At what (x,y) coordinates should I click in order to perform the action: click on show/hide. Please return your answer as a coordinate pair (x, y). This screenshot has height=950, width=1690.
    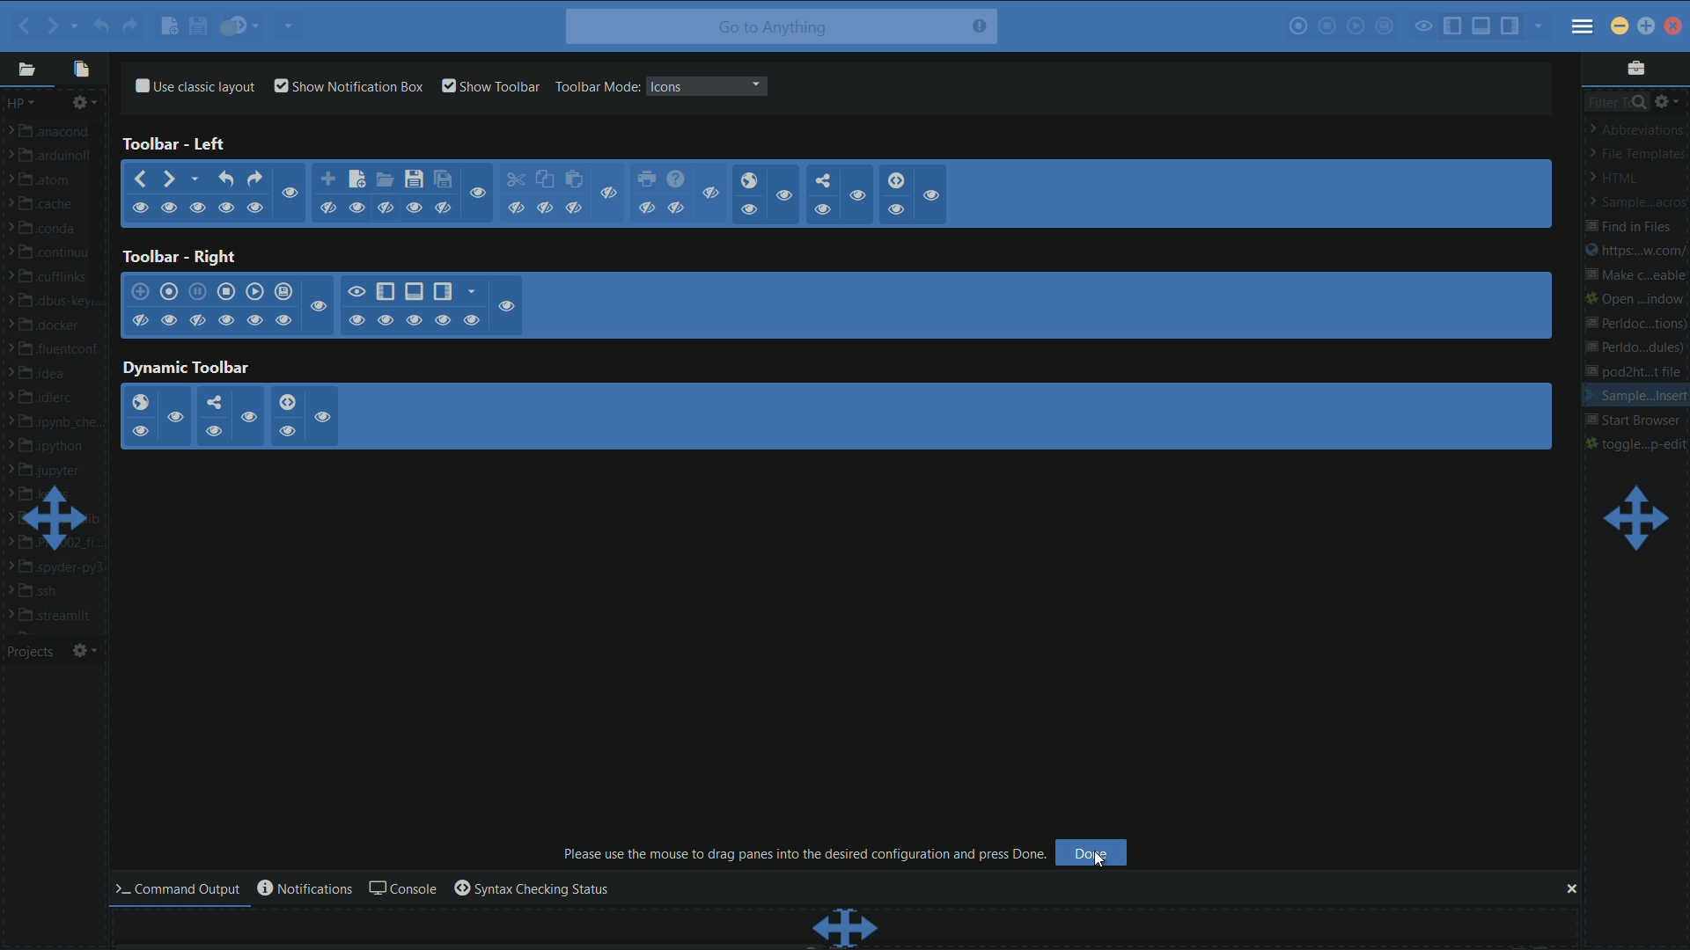
    Looking at the image, I should click on (749, 209).